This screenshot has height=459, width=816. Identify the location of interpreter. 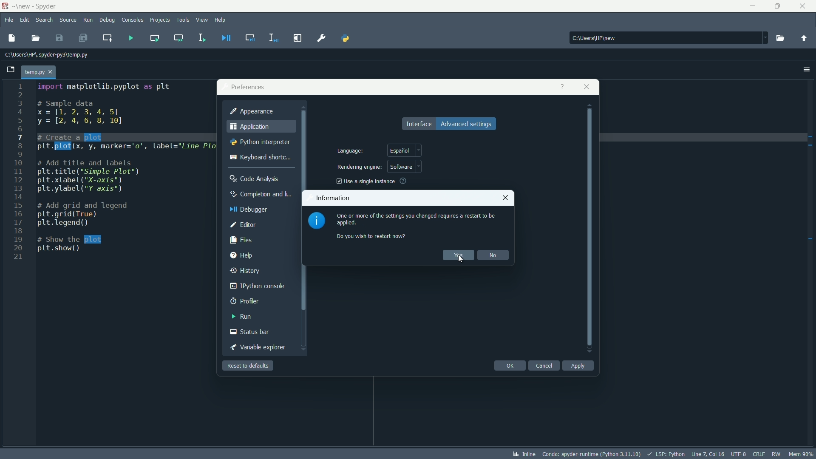
(592, 454).